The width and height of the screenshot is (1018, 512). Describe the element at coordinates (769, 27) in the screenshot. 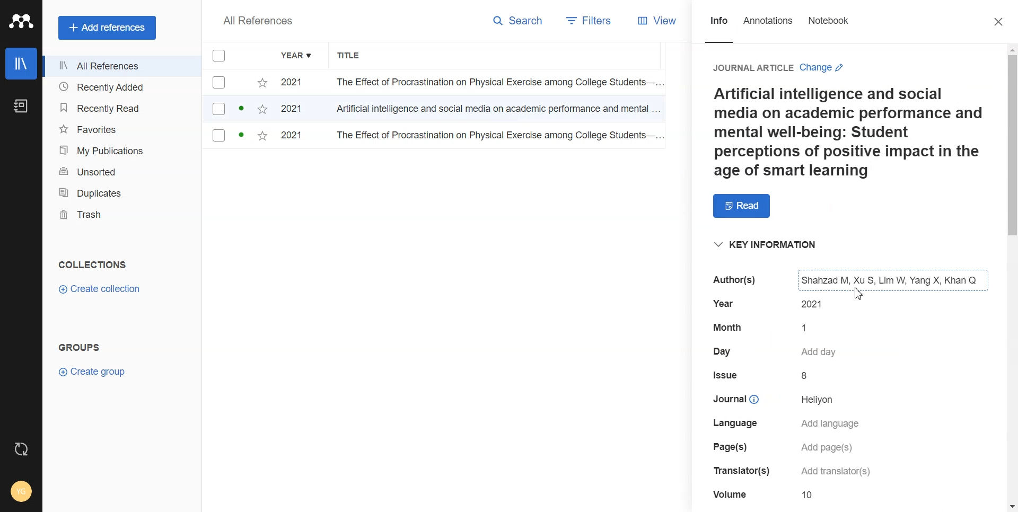

I see `Annotations` at that location.